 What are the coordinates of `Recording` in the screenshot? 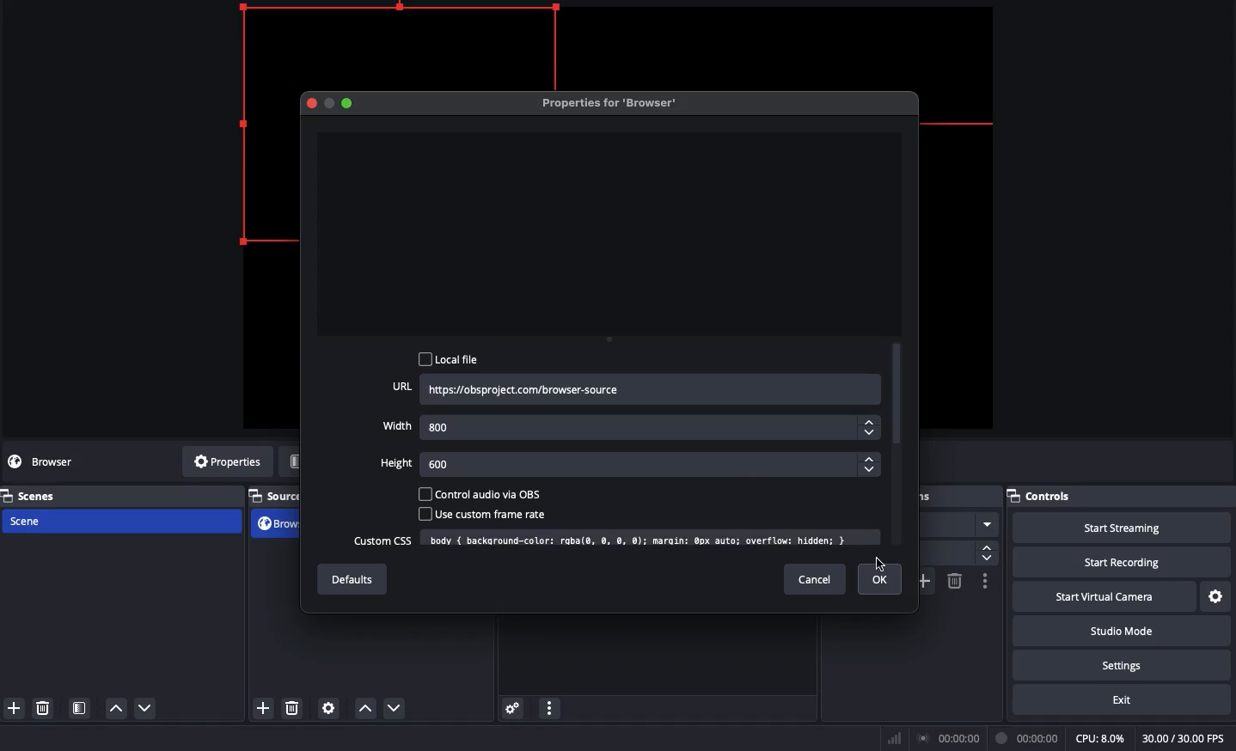 It's located at (1025, 738).